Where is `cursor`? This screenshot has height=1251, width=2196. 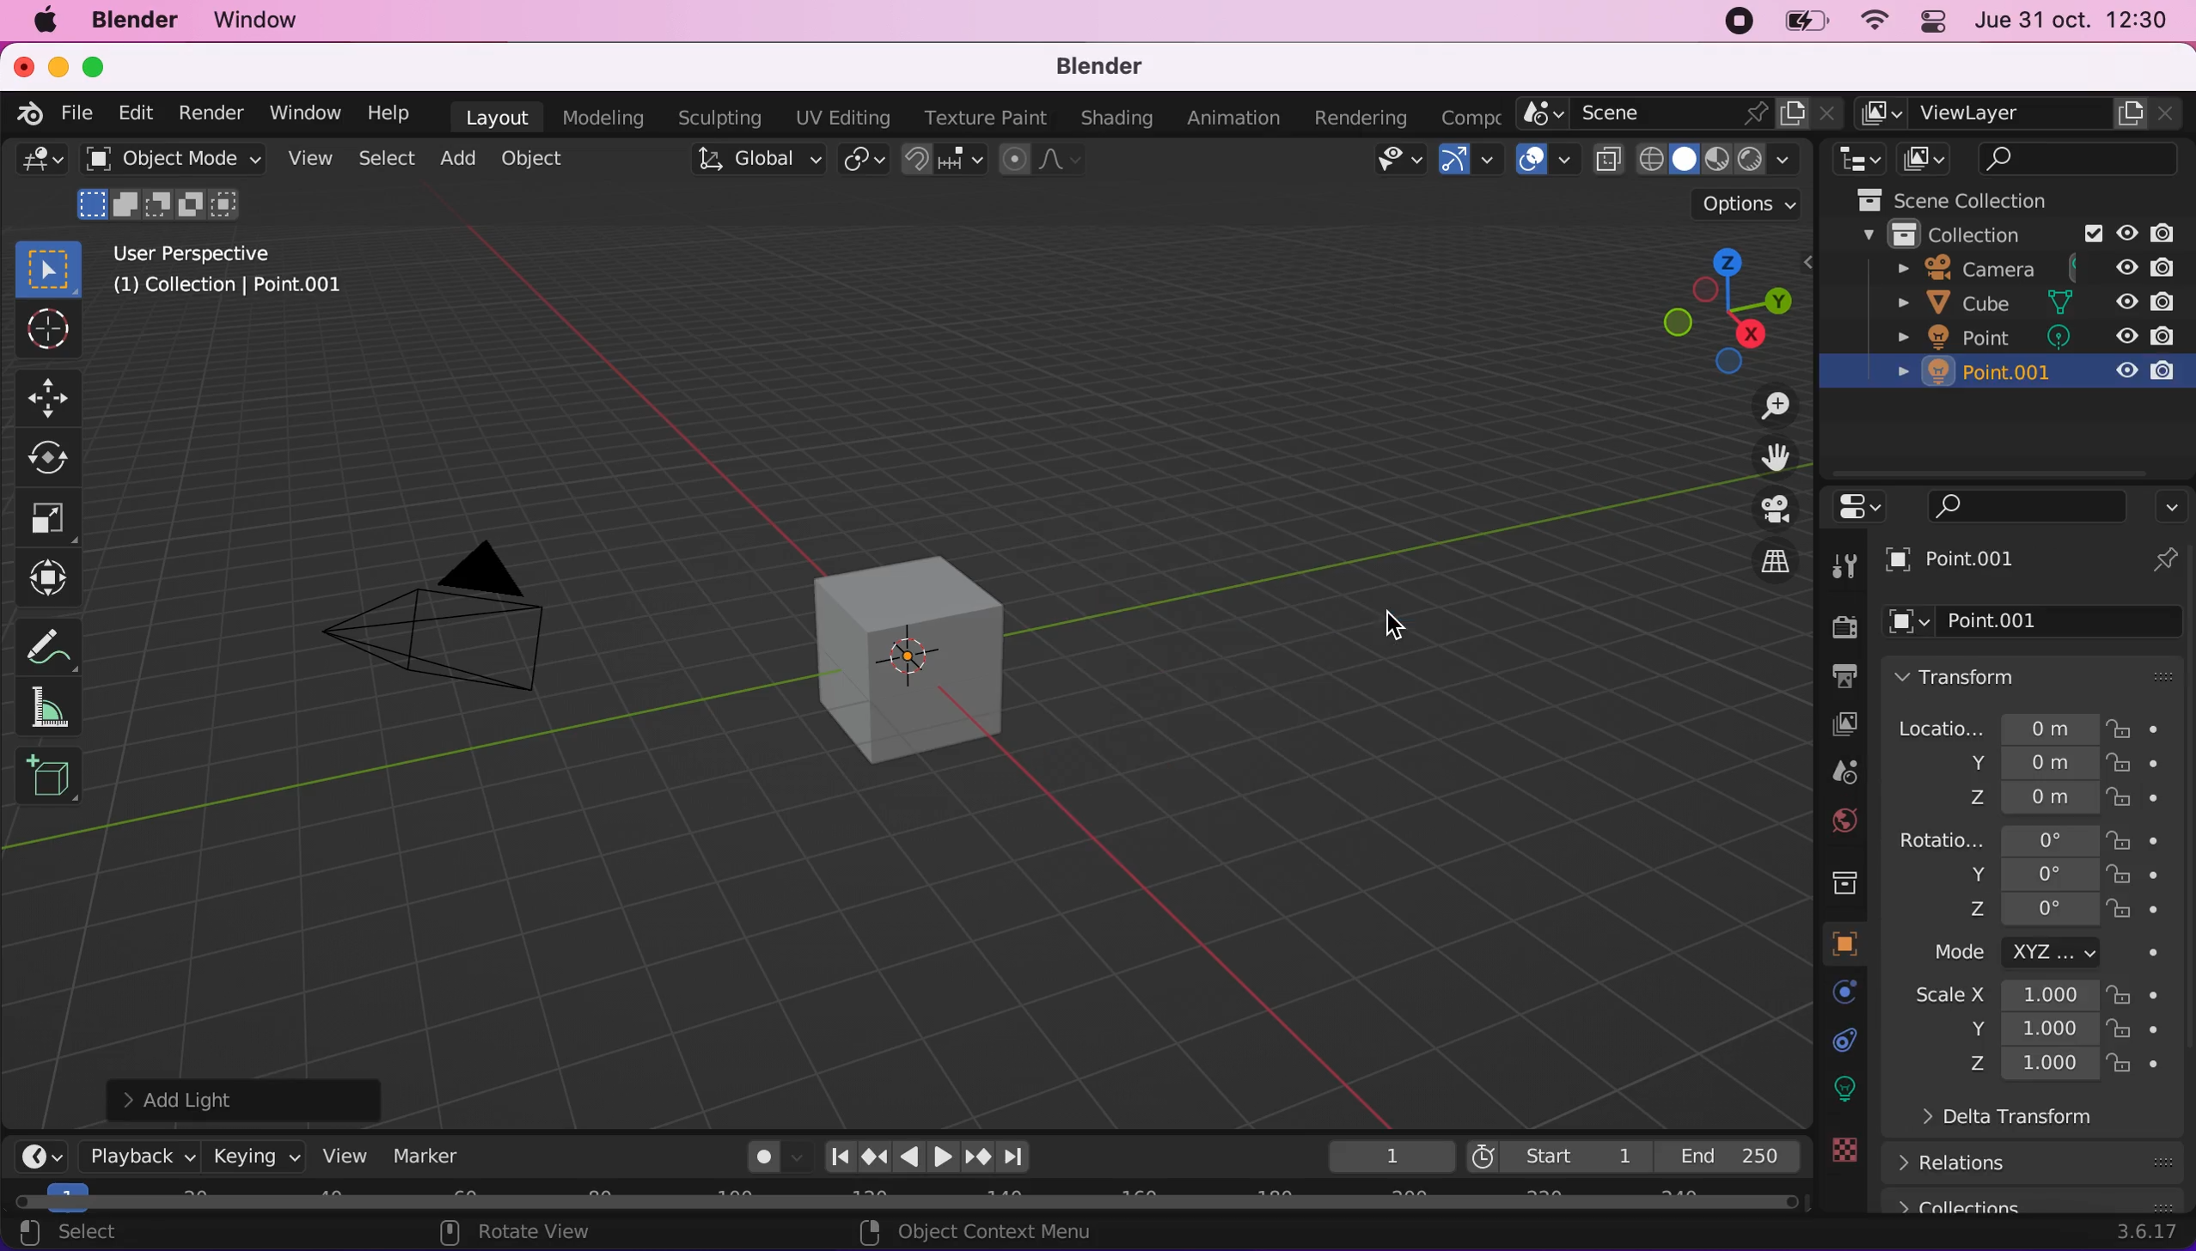
cursor is located at coordinates (46, 330).